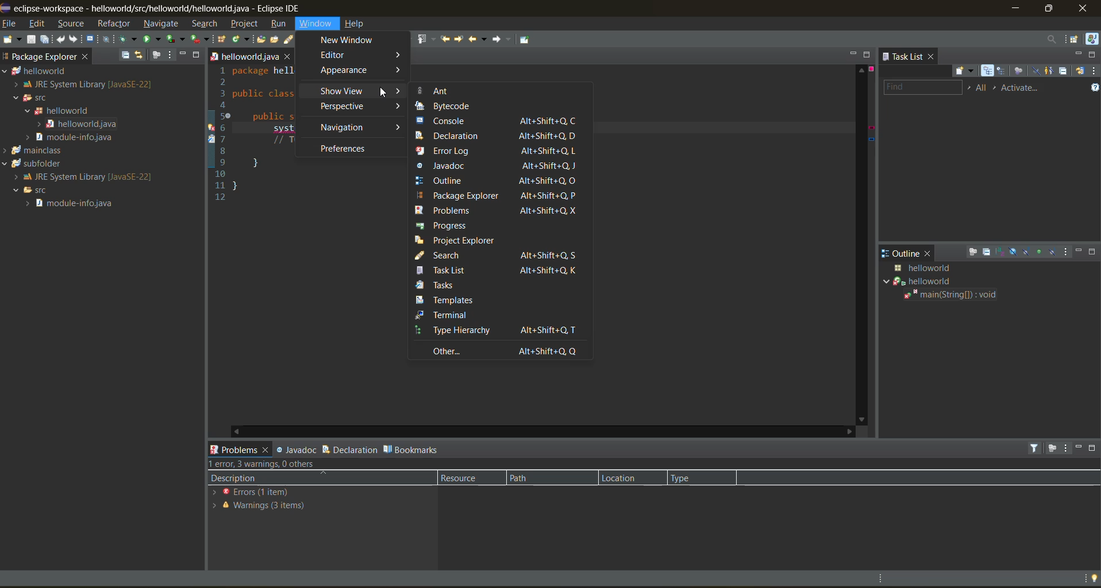 Image resolution: width=1101 pixels, height=588 pixels. What do you see at coordinates (279, 24) in the screenshot?
I see `run` at bounding box center [279, 24].